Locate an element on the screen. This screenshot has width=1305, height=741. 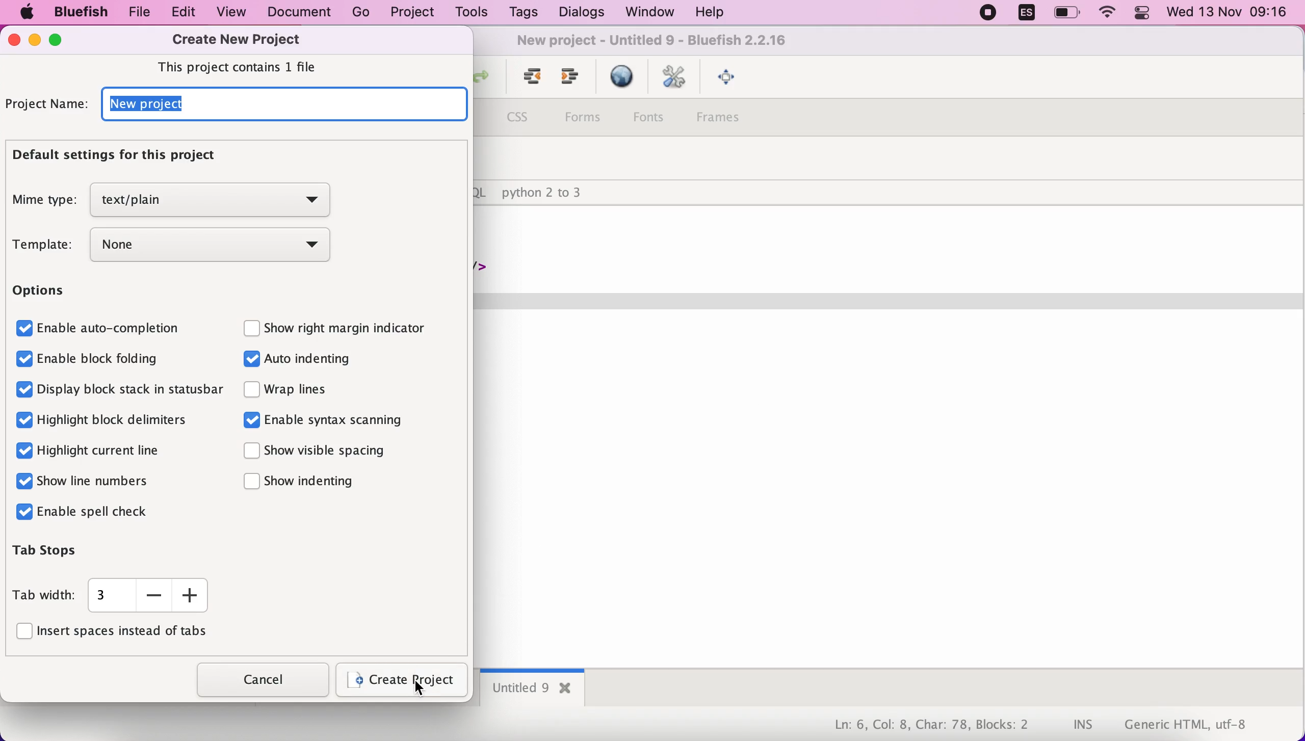
recording stopped is located at coordinates (985, 14).